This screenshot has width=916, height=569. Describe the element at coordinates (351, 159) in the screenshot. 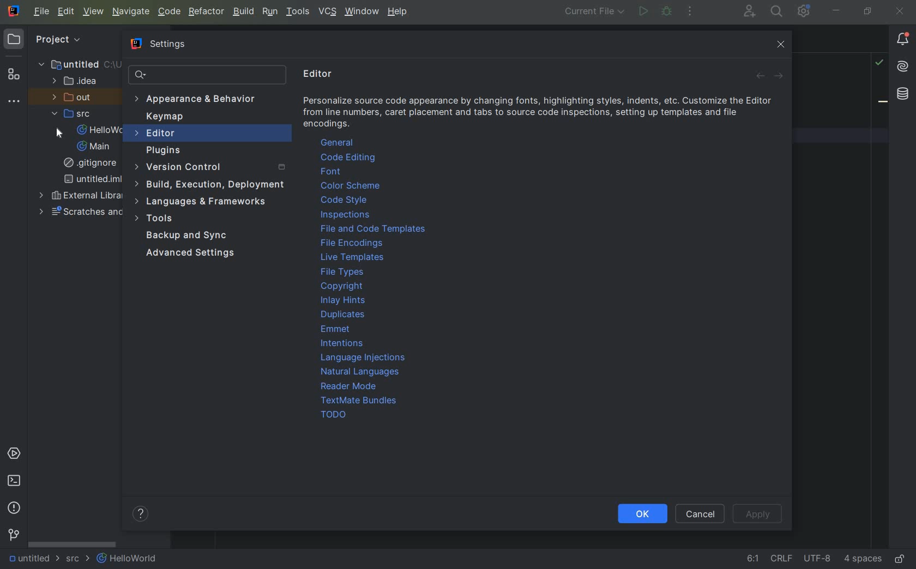

I see `code editing` at that location.